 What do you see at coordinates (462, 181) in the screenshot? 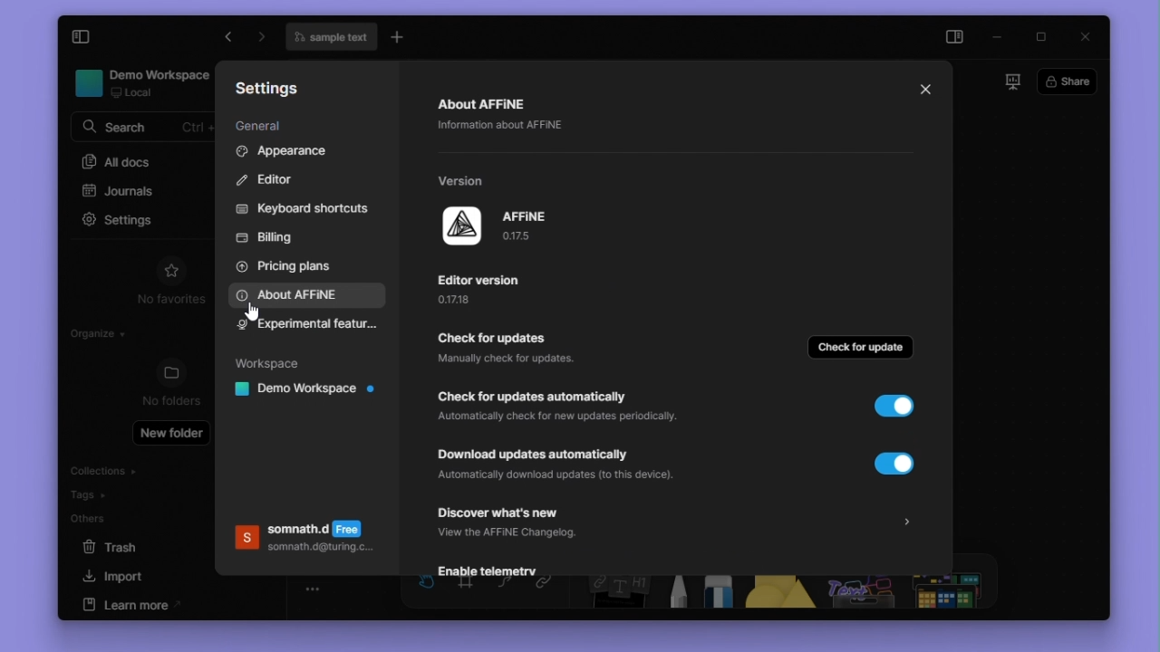
I see `version` at bounding box center [462, 181].